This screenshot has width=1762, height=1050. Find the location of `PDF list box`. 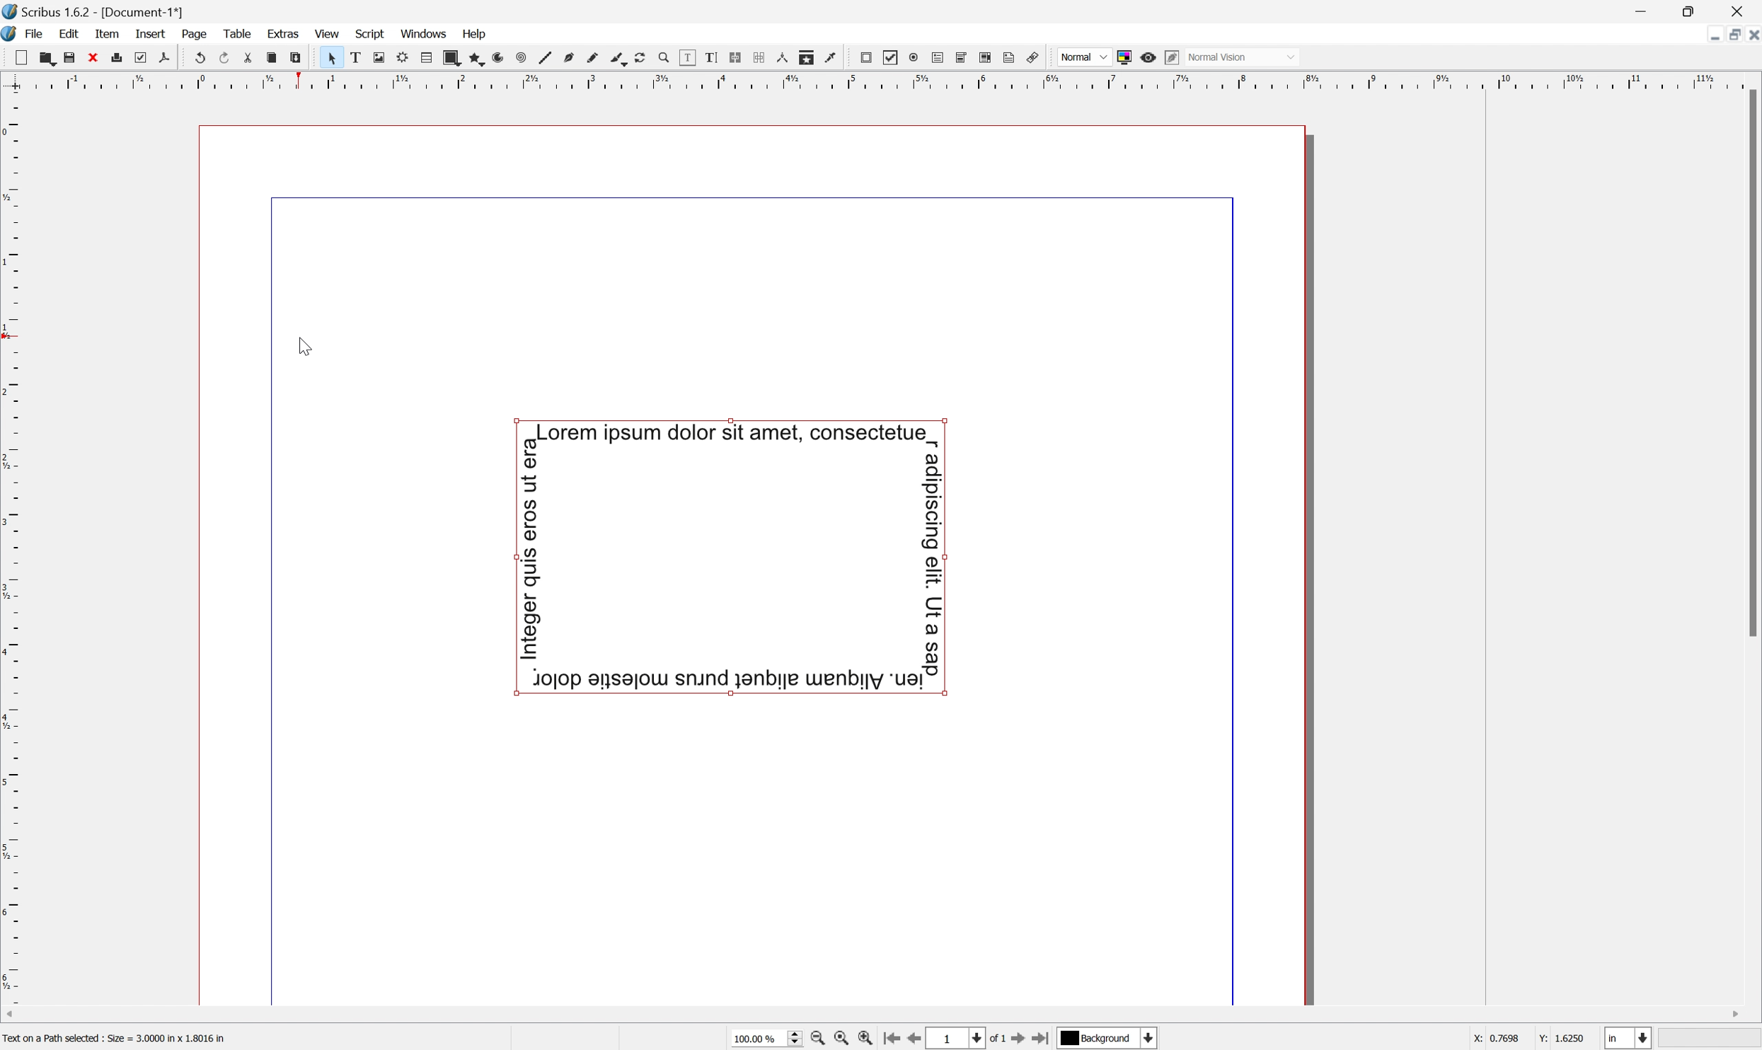

PDF list box is located at coordinates (986, 57).